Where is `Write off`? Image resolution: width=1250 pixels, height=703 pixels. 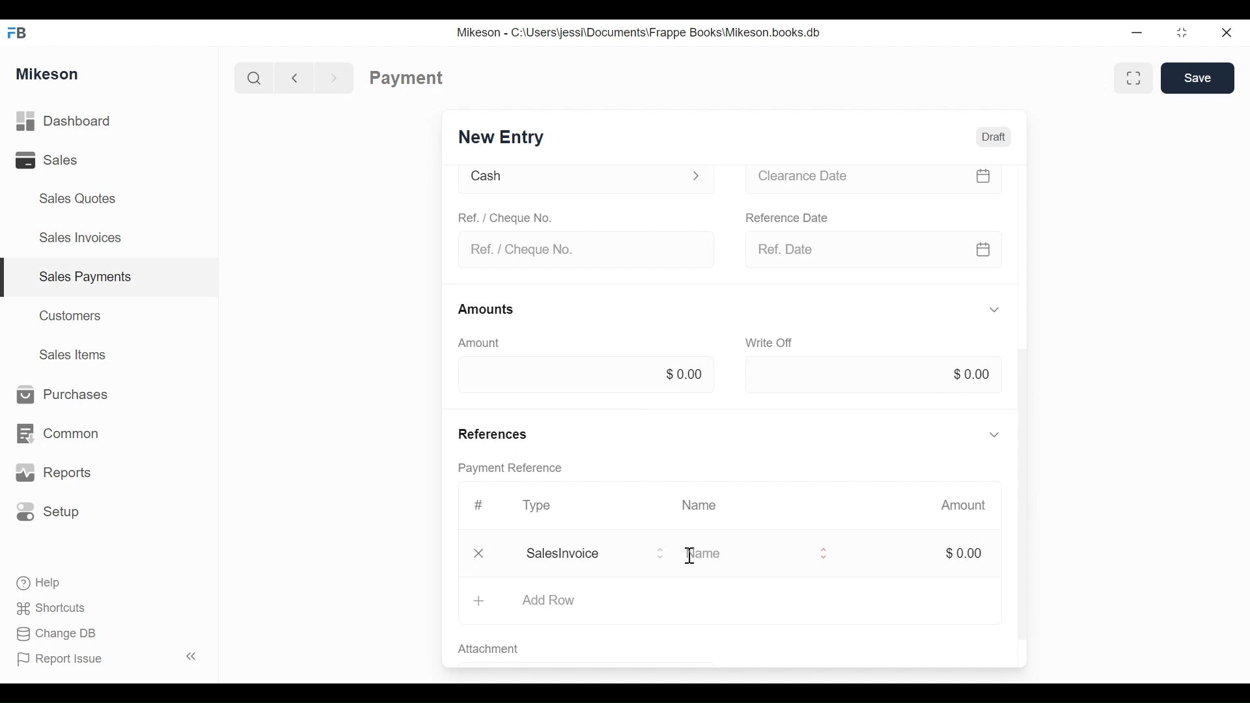 Write off is located at coordinates (771, 344).